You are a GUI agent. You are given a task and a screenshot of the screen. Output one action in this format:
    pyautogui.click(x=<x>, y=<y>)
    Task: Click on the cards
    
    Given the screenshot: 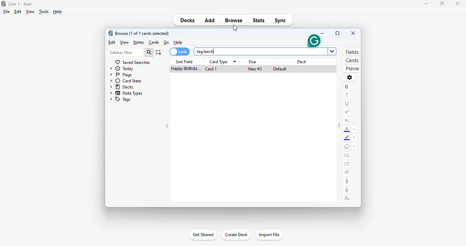 What is the action you would take?
    pyautogui.click(x=351, y=60)
    